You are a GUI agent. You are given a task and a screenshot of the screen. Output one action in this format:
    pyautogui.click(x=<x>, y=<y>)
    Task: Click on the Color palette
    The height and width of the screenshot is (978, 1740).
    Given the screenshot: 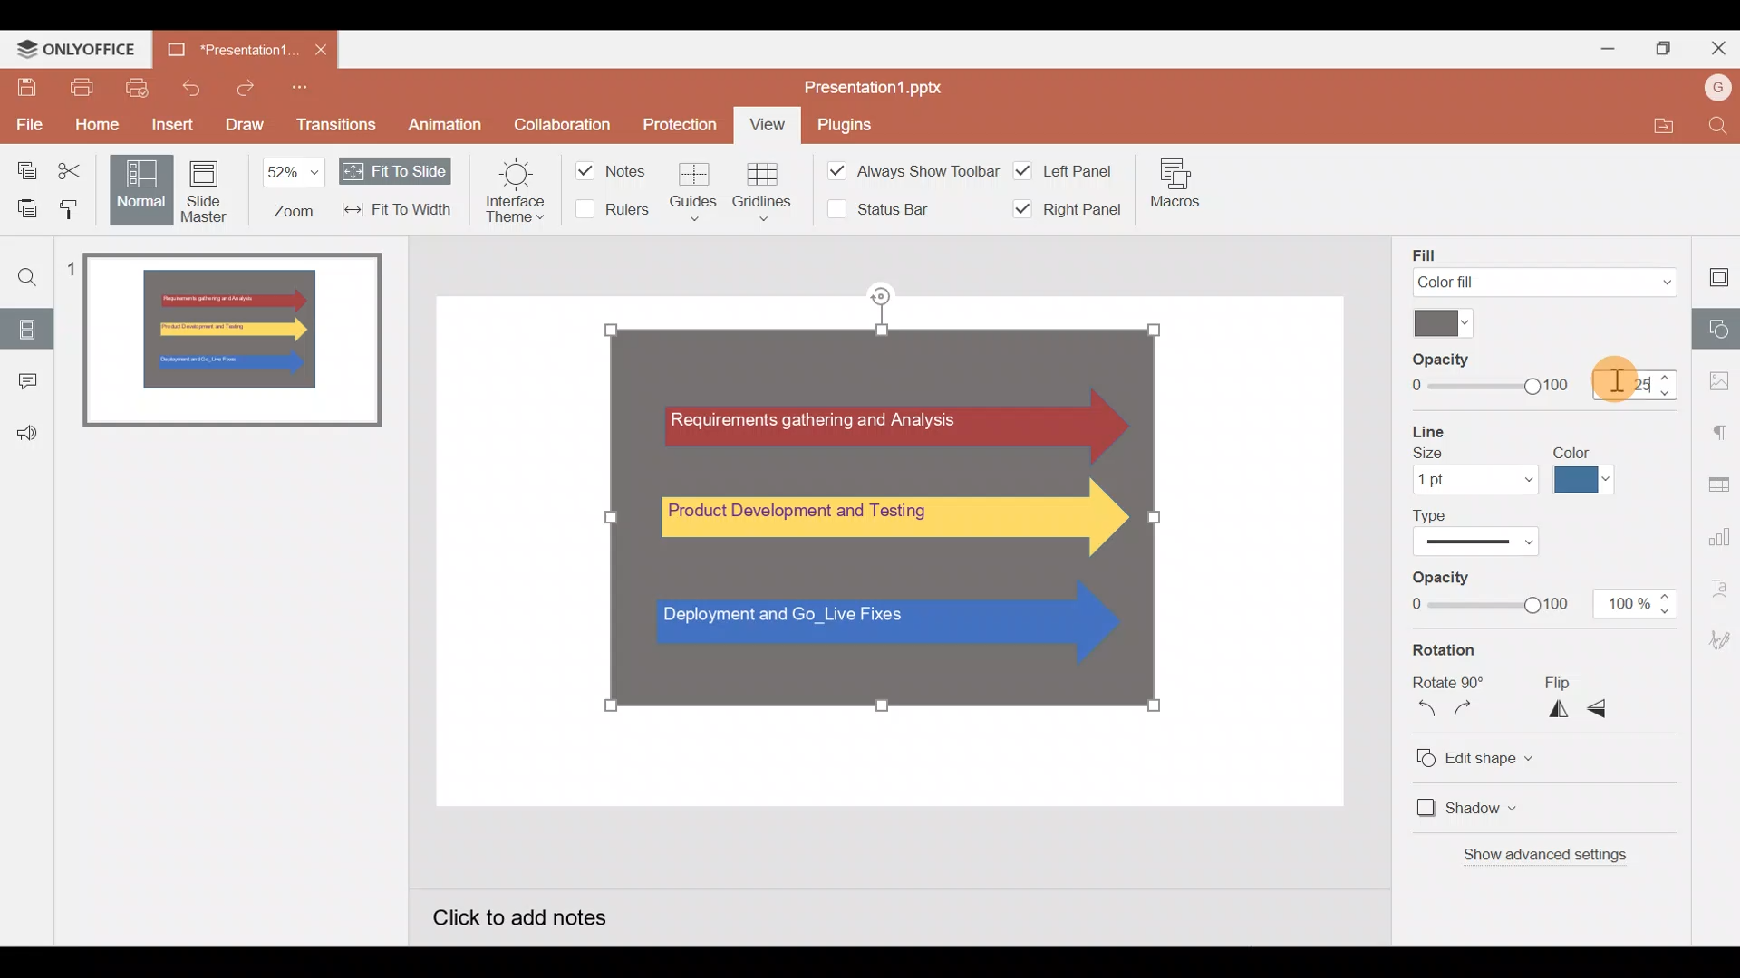 What is the action you would take?
    pyautogui.click(x=1437, y=322)
    